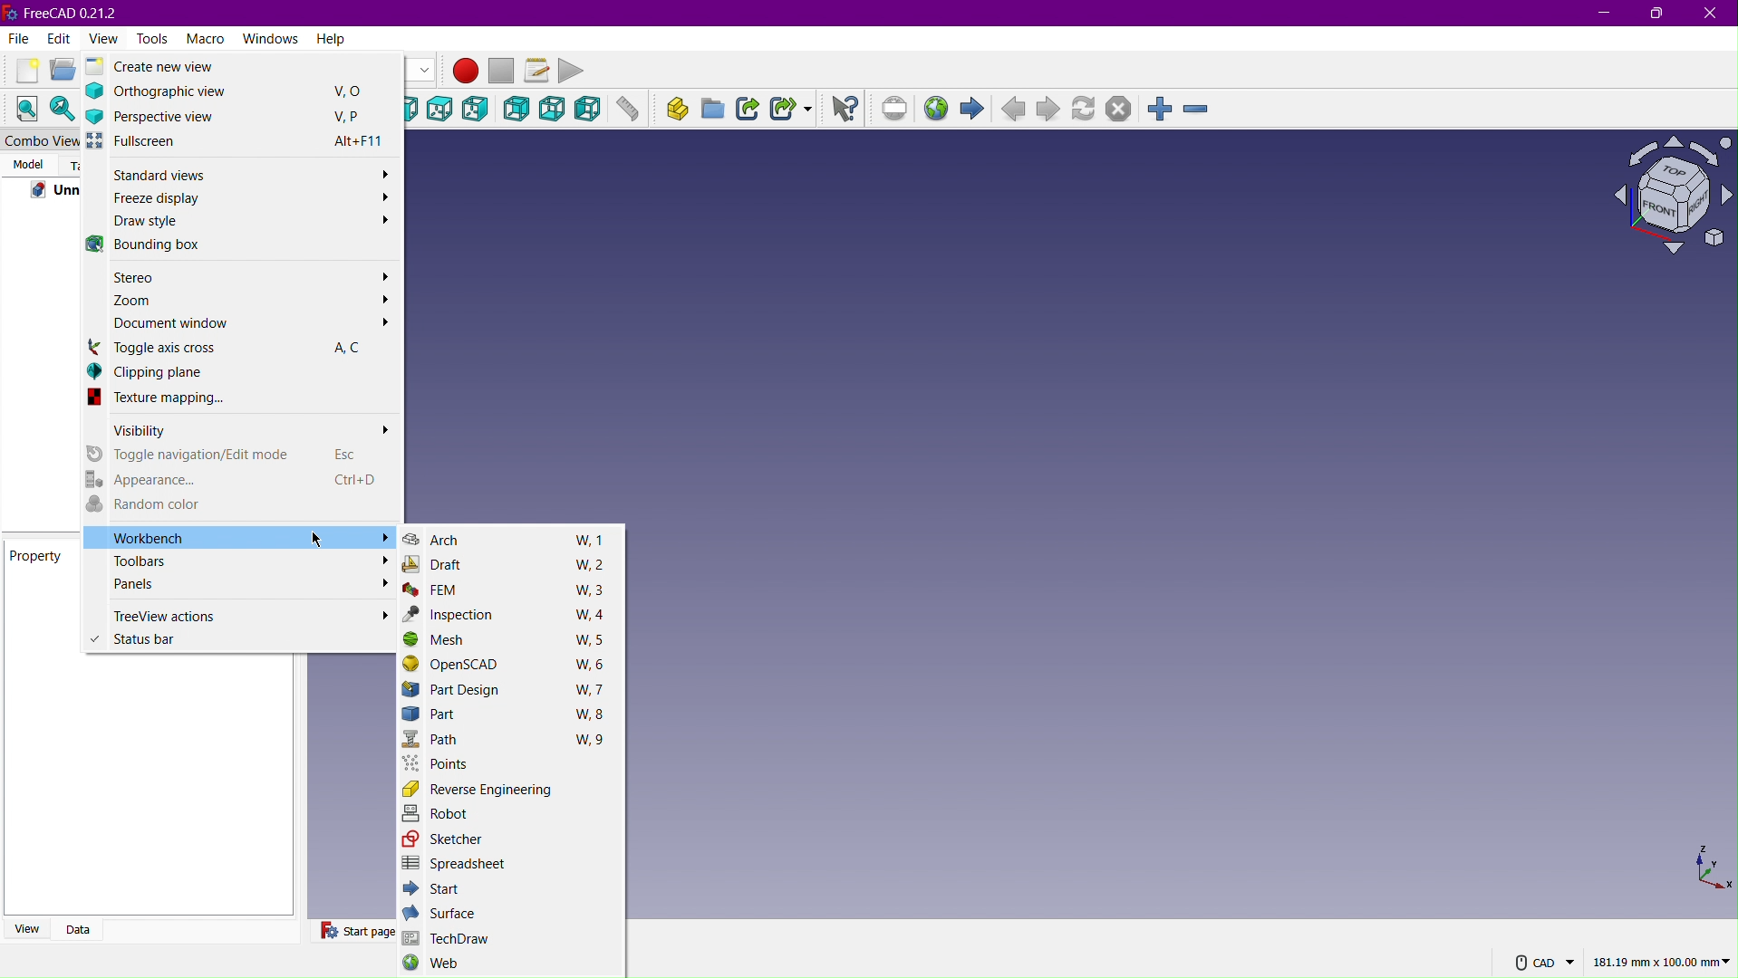 This screenshot has height=978, width=1738. Describe the element at coordinates (591, 110) in the screenshot. I see `Left` at that location.